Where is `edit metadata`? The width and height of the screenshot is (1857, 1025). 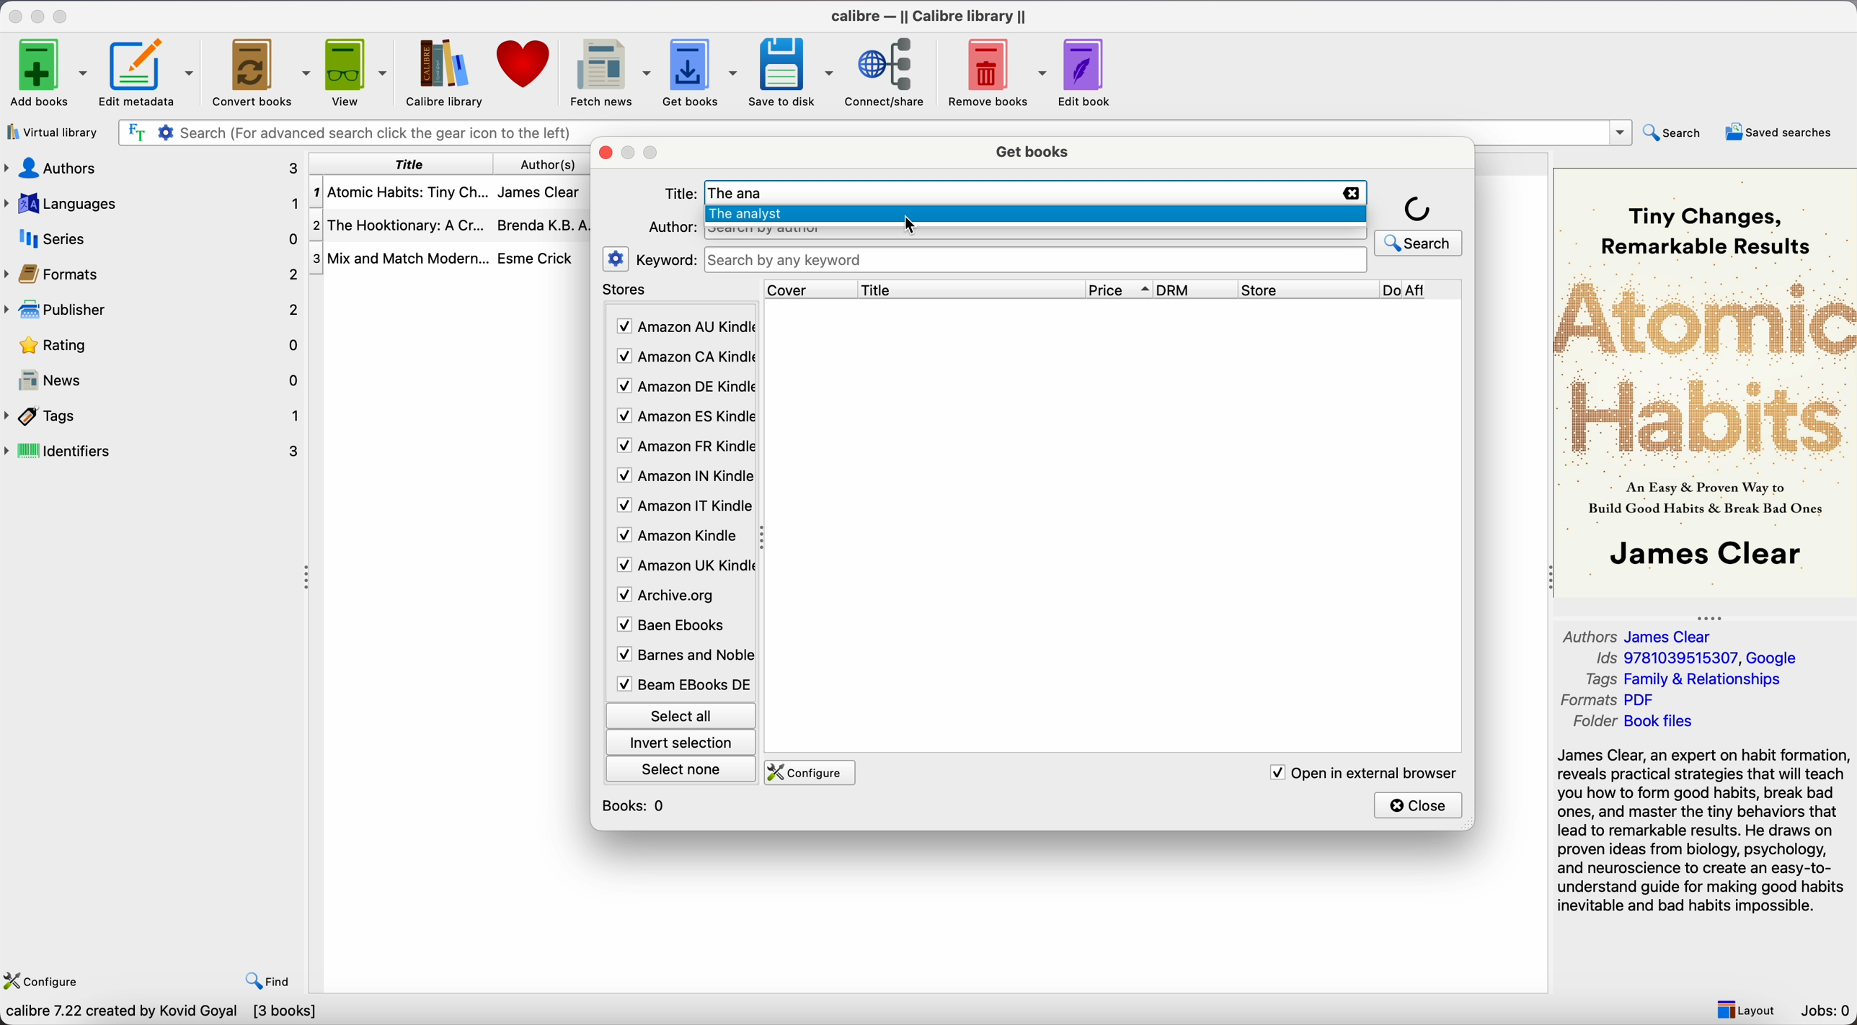
edit metadata is located at coordinates (149, 74).